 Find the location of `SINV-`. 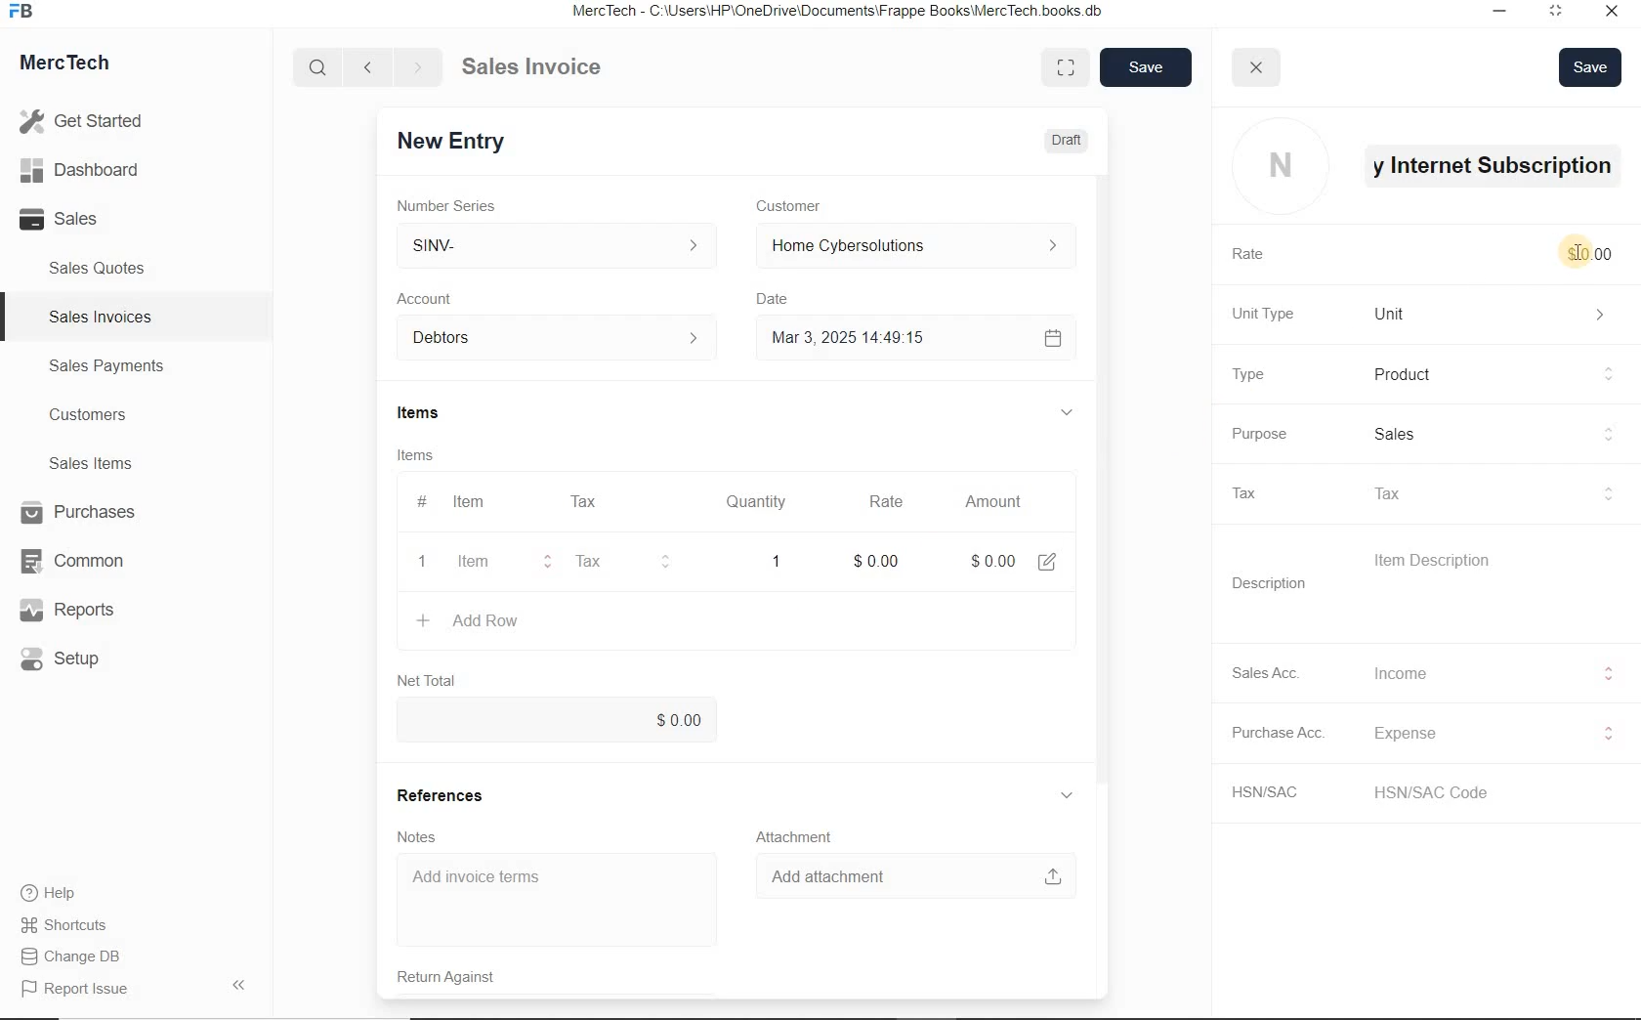

SINV- is located at coordinates (557, 245).